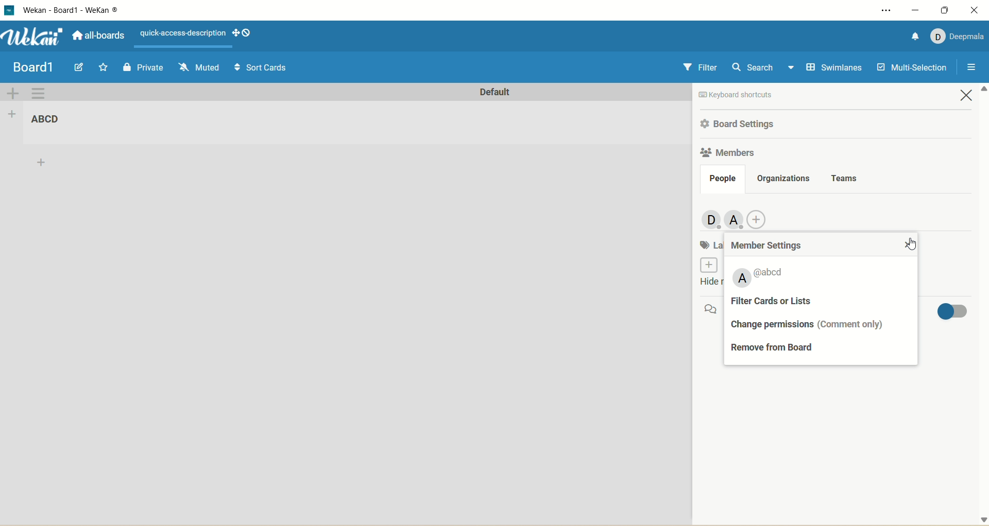 This screenshot has width=989, height=526. Describe the element at coordinates (846, 177) in the screenshot. I see `teams` at that location.